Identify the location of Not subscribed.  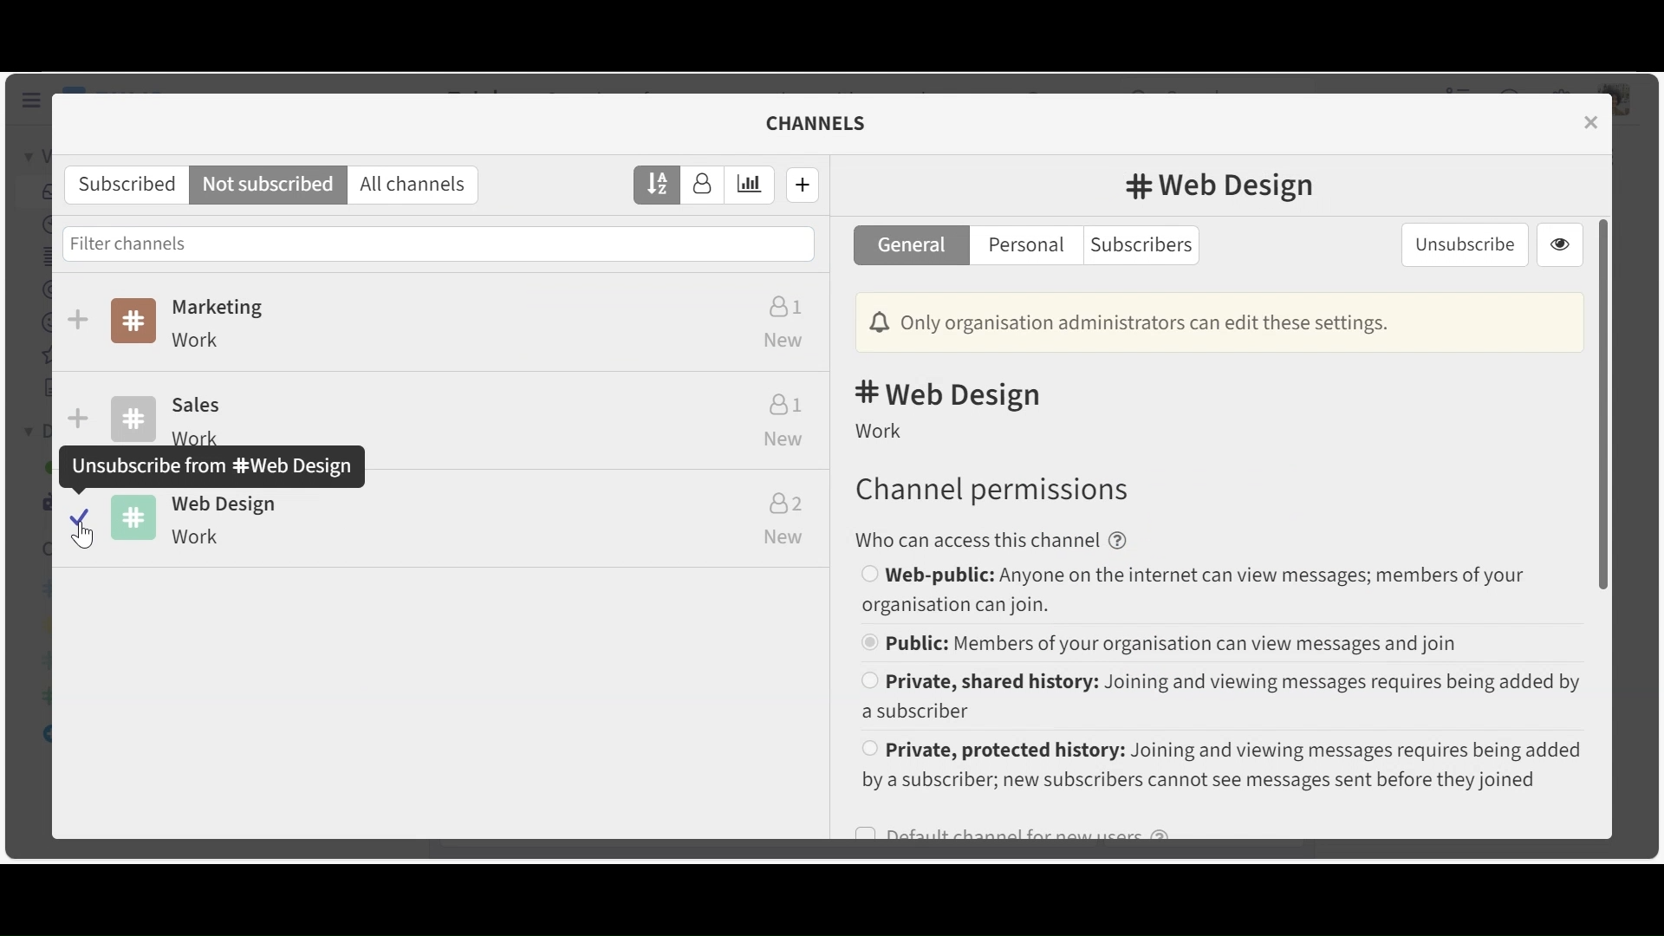
(270, 185).